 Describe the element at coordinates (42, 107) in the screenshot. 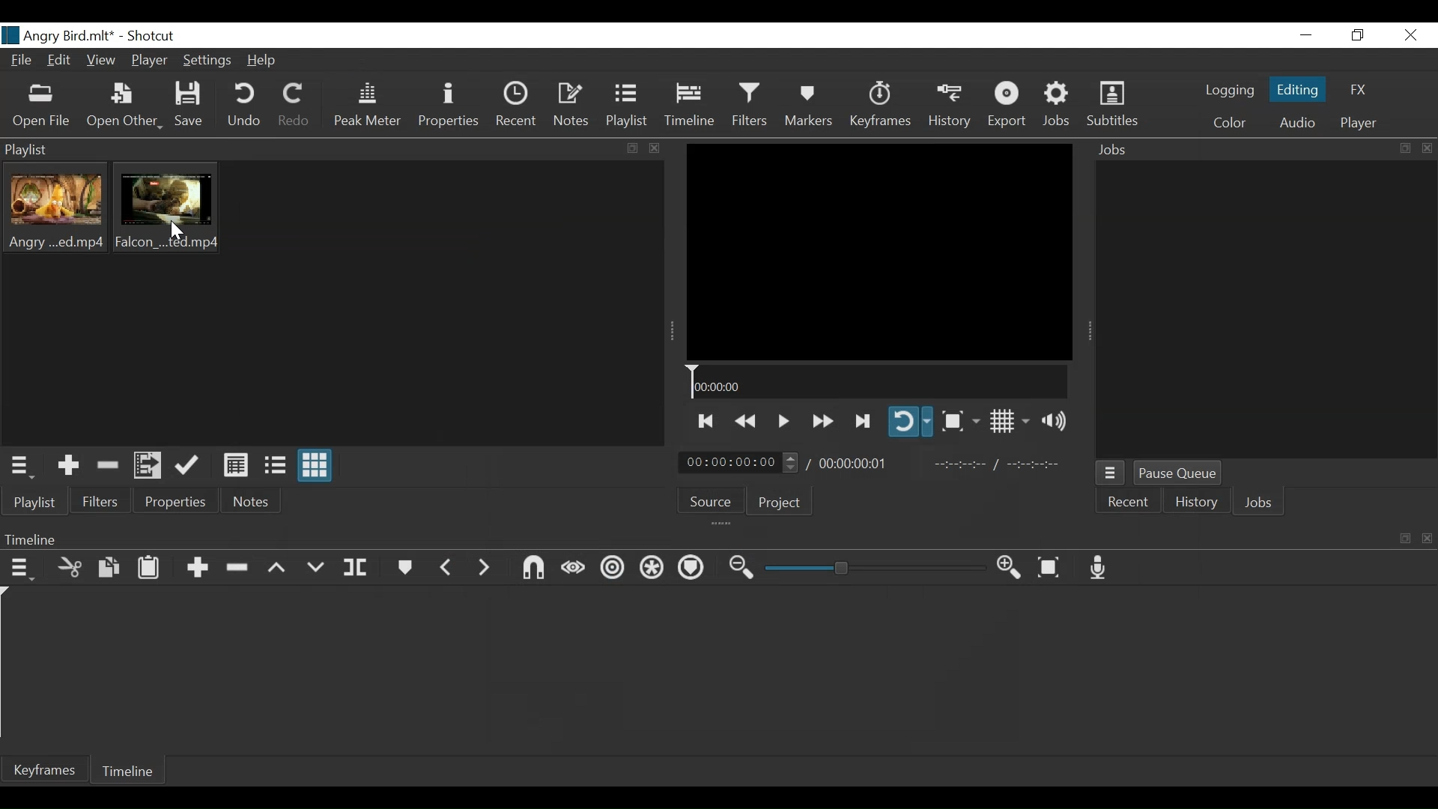

I see `Open File` at that location.